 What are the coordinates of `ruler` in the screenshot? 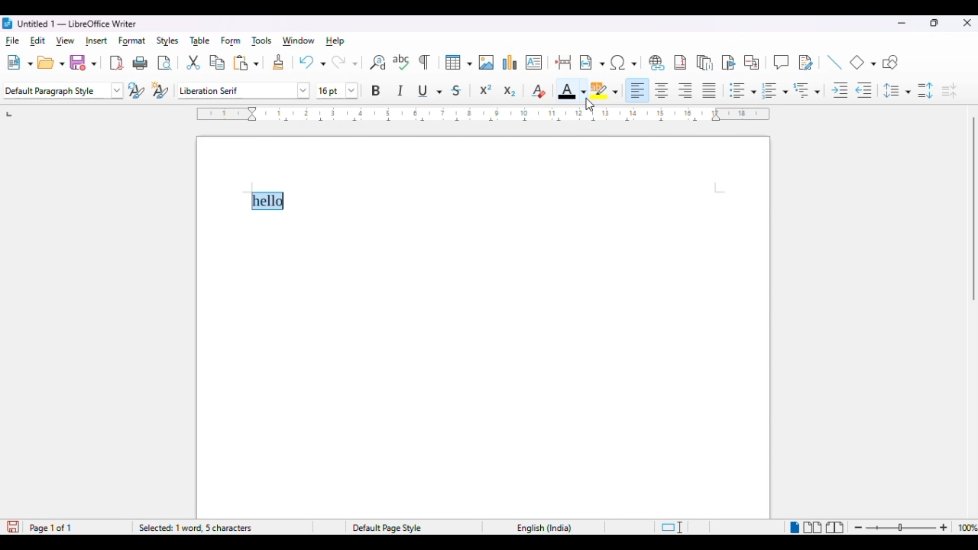 It's located at (481, 114).